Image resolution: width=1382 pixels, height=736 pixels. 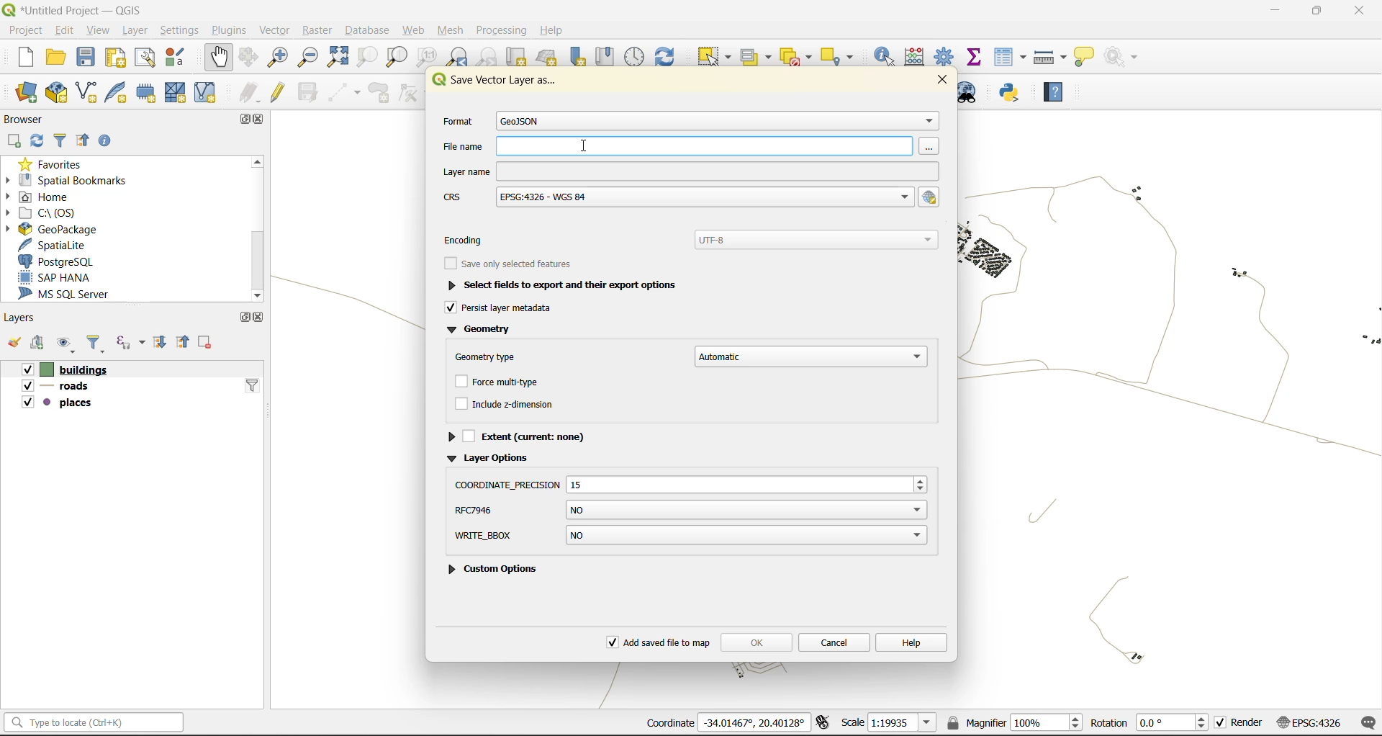 I want to click on ms sql server, so click(x=70, y=294).